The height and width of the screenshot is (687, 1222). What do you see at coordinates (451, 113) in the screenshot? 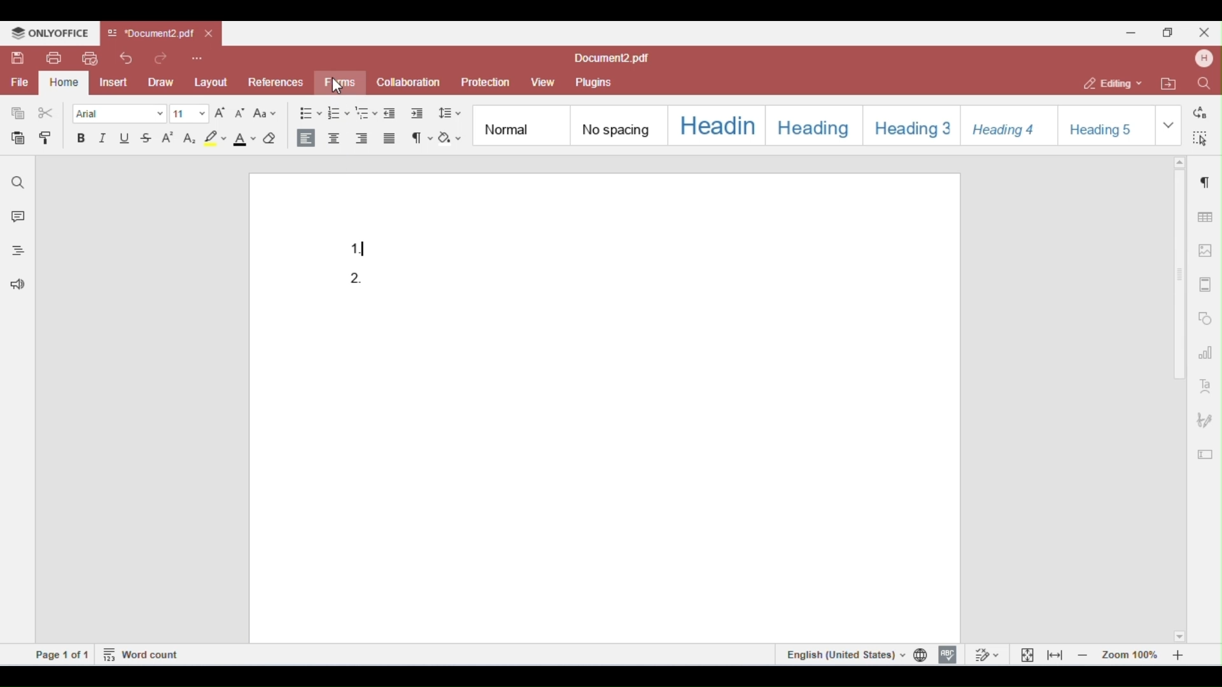
I see `paragraph line spacing` at bounding box center [451, 113].